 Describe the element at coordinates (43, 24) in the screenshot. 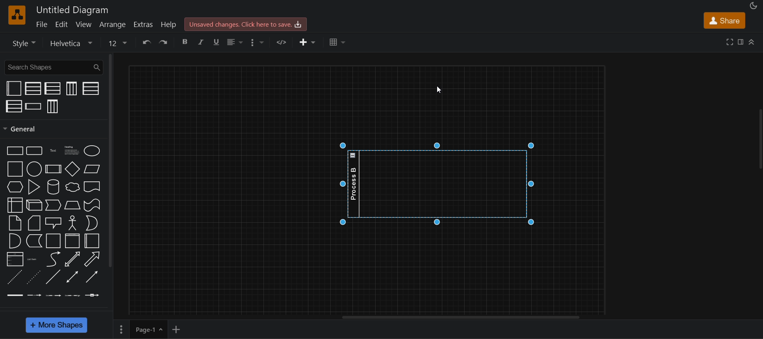

I see `file` at that location.